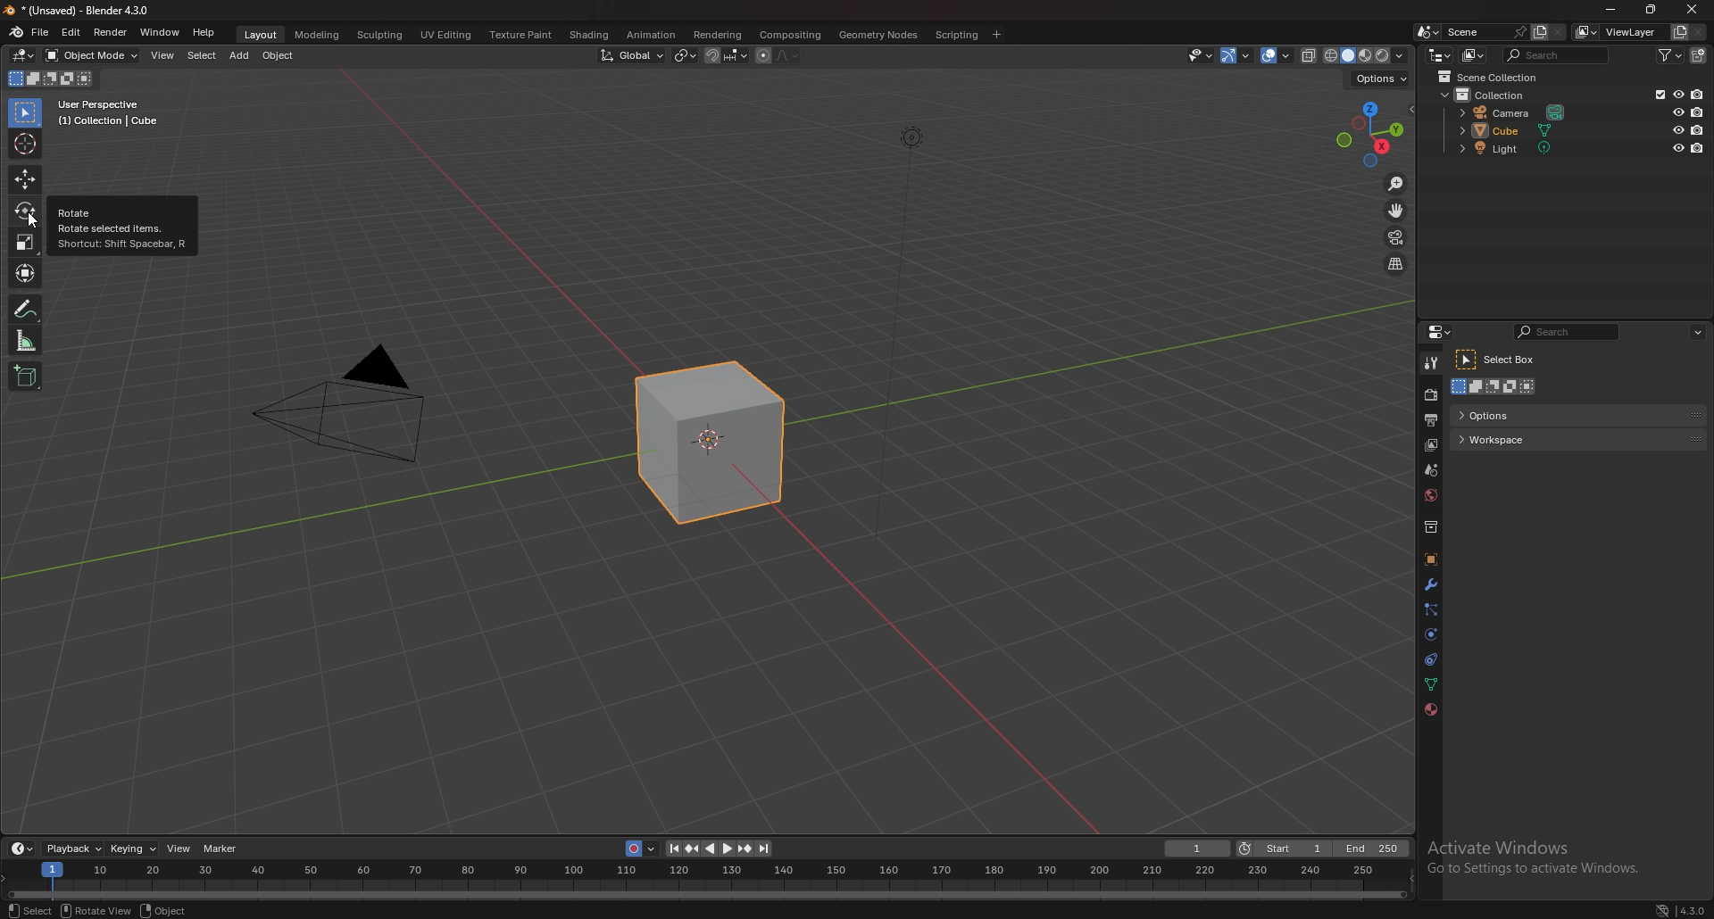  Describe the element at coordinates (1620, 32) in the screenshot. I see `view layer` at that location.